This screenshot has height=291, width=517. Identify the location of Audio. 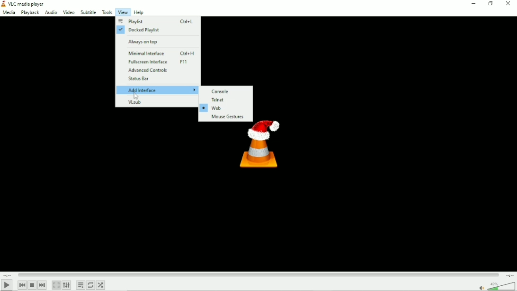
(50, 13).